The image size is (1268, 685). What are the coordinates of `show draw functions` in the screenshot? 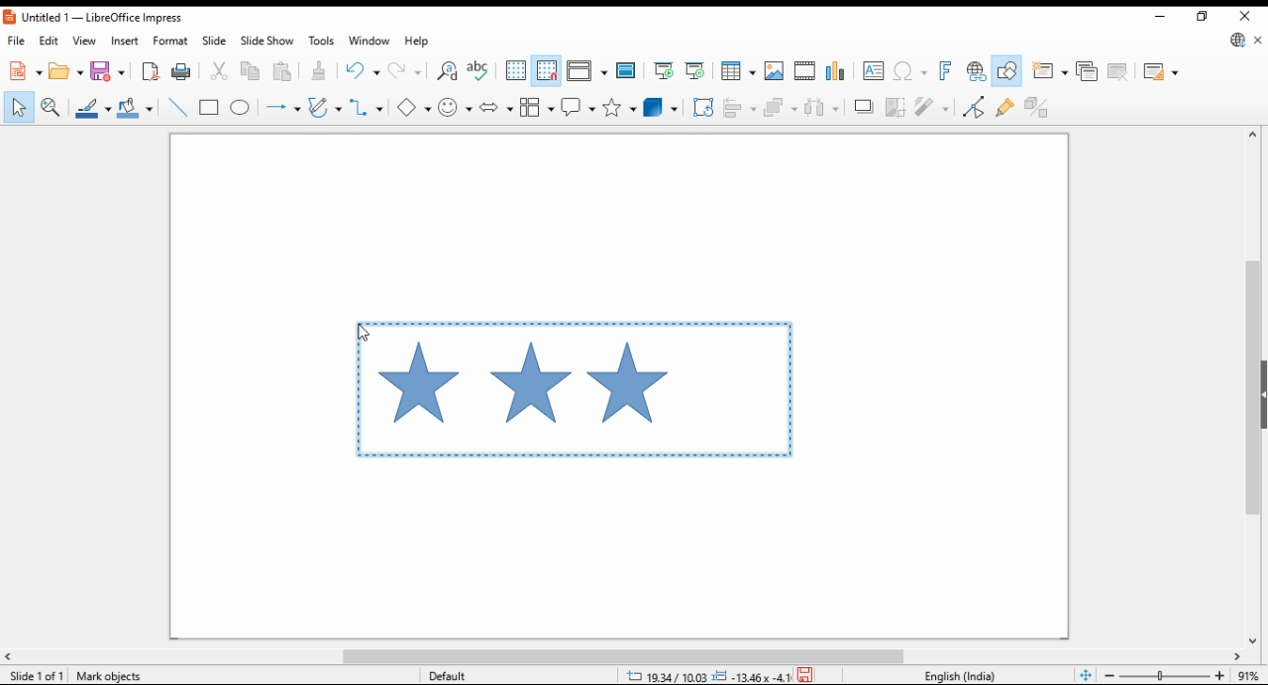 It's located at (1005, 70).